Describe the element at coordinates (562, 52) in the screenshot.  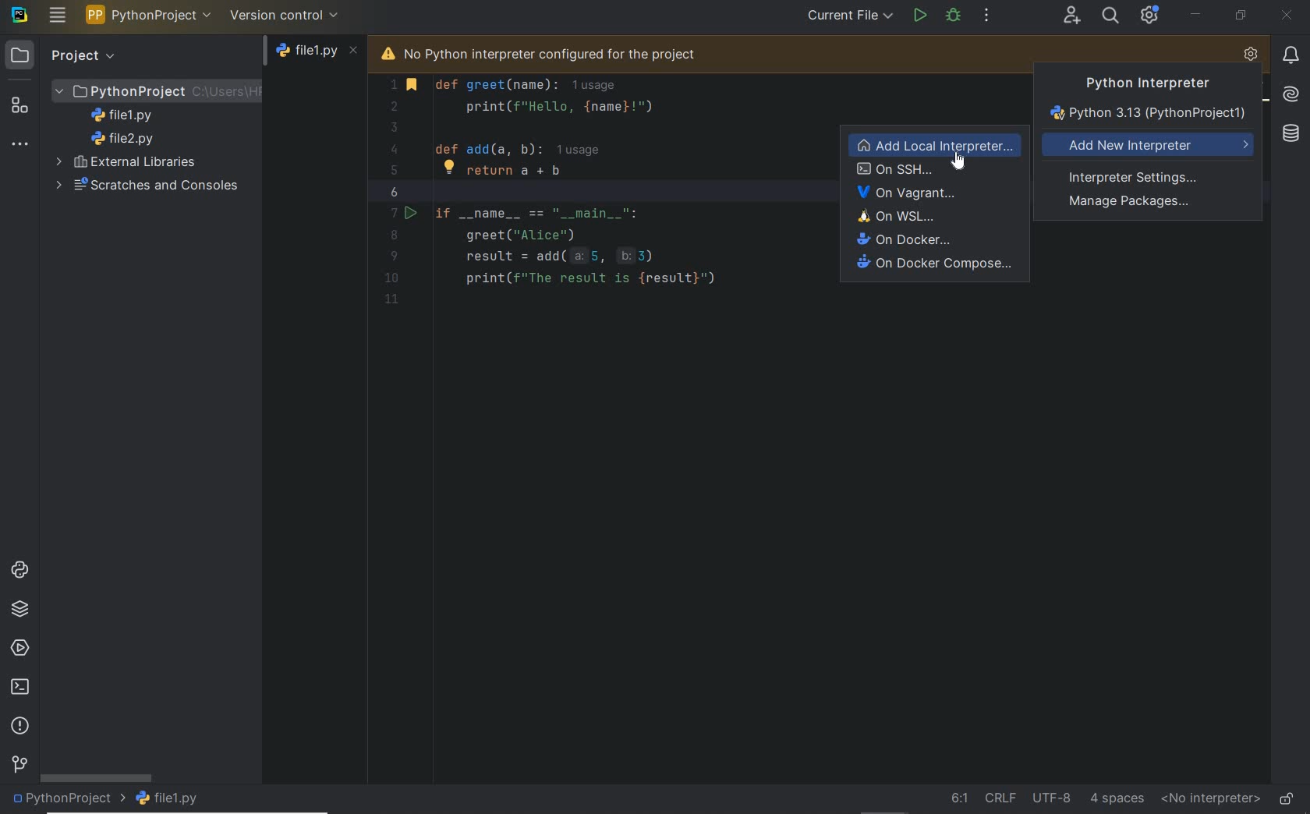
I see `No python interpreter configured for the project` at that location.